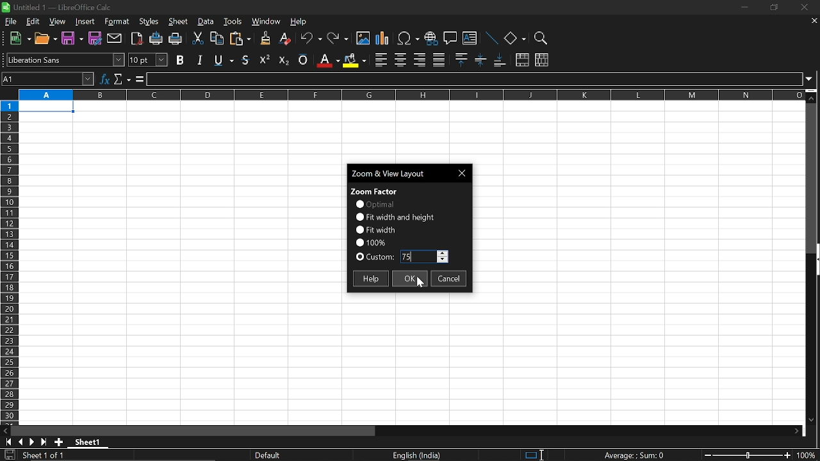  What do you see at coordinates (397, 216) in the screenshot?
I see `fit width and height` at bounding box center [397, 216].